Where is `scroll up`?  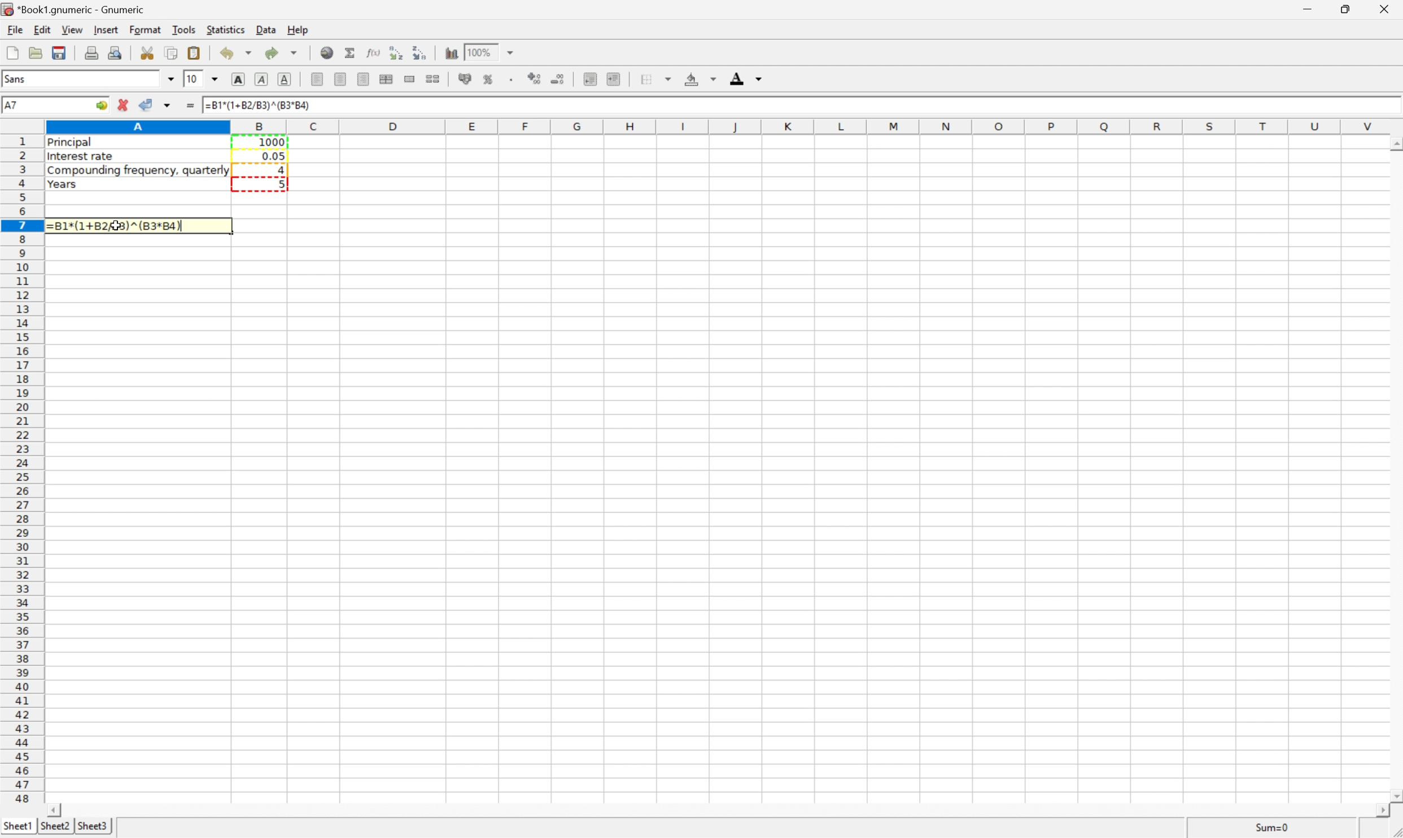 scroll up is located at coordinates (1394, 146).